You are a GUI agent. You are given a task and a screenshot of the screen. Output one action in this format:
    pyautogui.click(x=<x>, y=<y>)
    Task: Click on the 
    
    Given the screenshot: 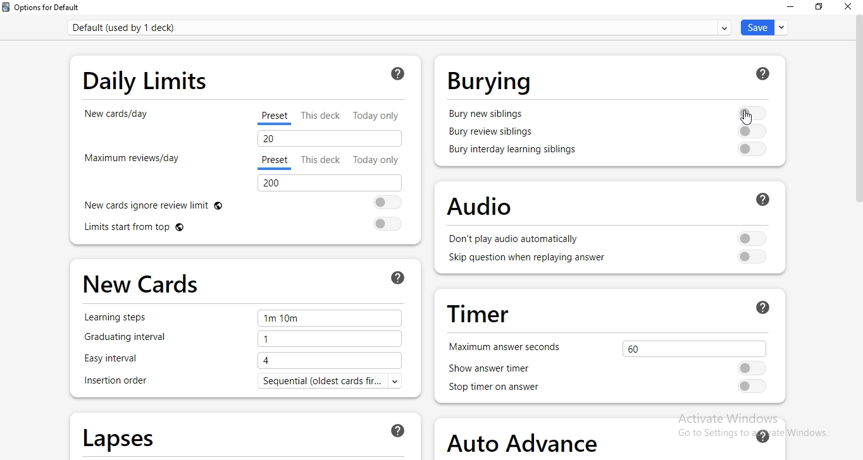 What is the action you would take?
    pyautogui.click(x=764, y=73)
    